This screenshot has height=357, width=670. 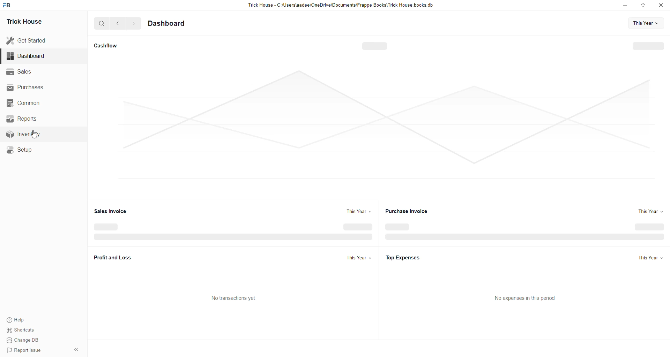 I want to click on Close, so click(x=662, y=7).